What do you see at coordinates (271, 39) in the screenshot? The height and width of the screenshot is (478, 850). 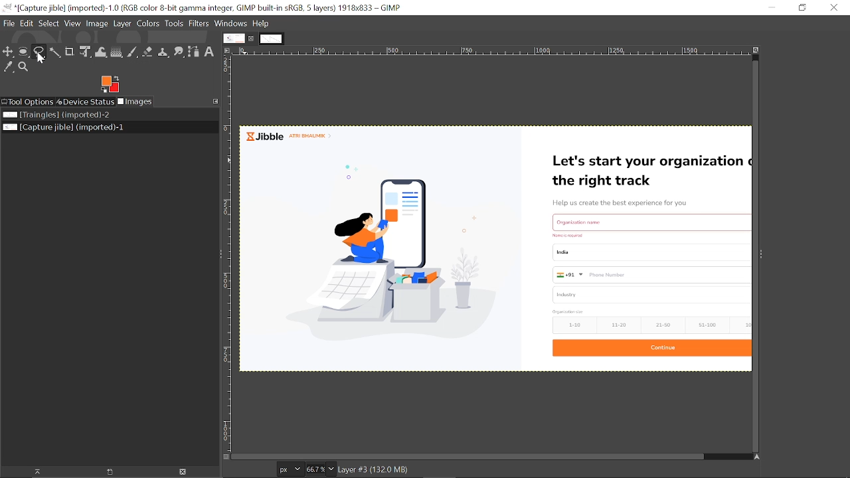 I see `Other tab` at bounding box center [271, 39].